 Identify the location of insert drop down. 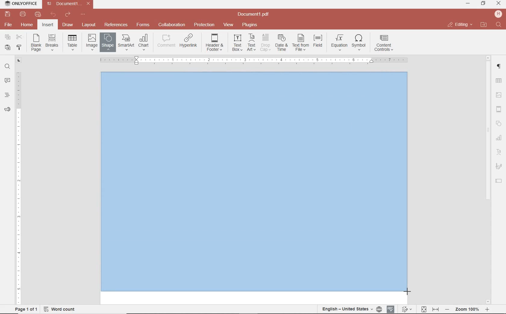
(74, 42).